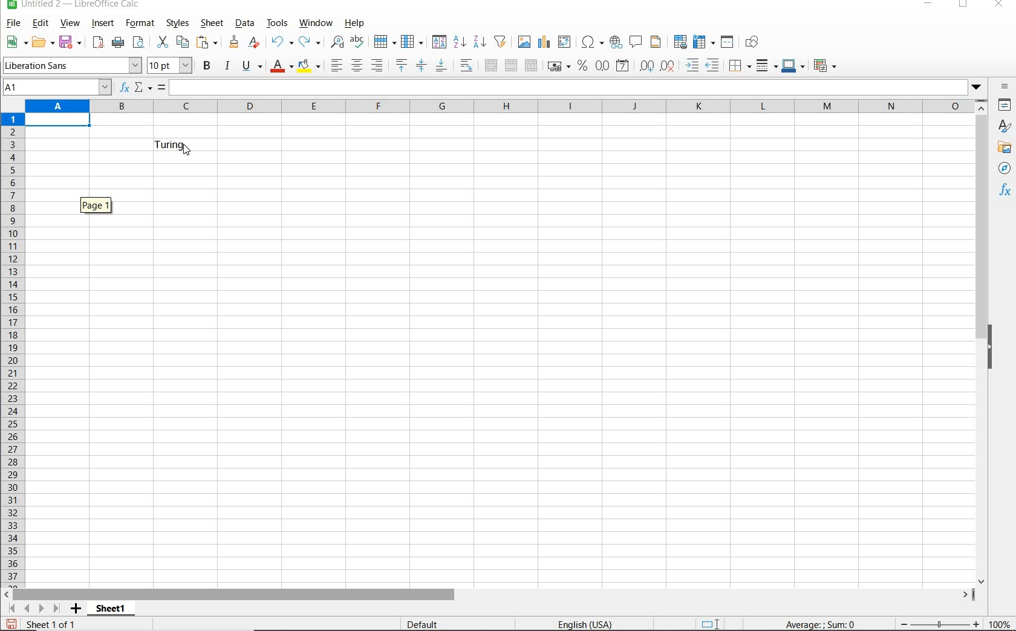 The image size is (1016, 631). I want to click on HELP, so click(356, 23).